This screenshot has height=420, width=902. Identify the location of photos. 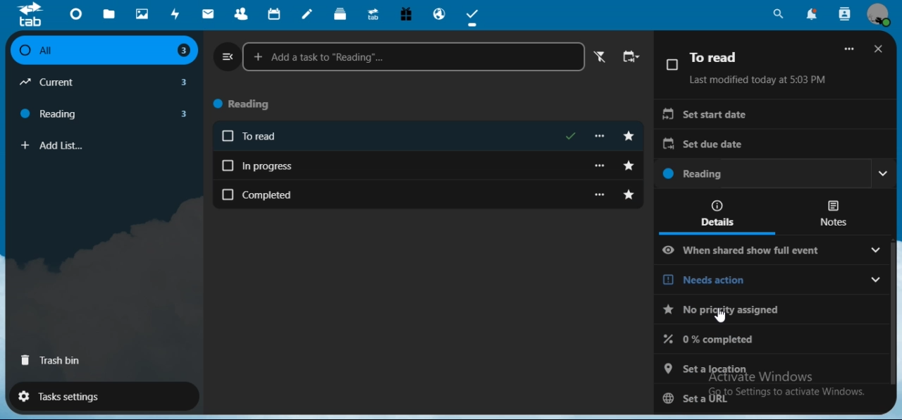
(142, 13).